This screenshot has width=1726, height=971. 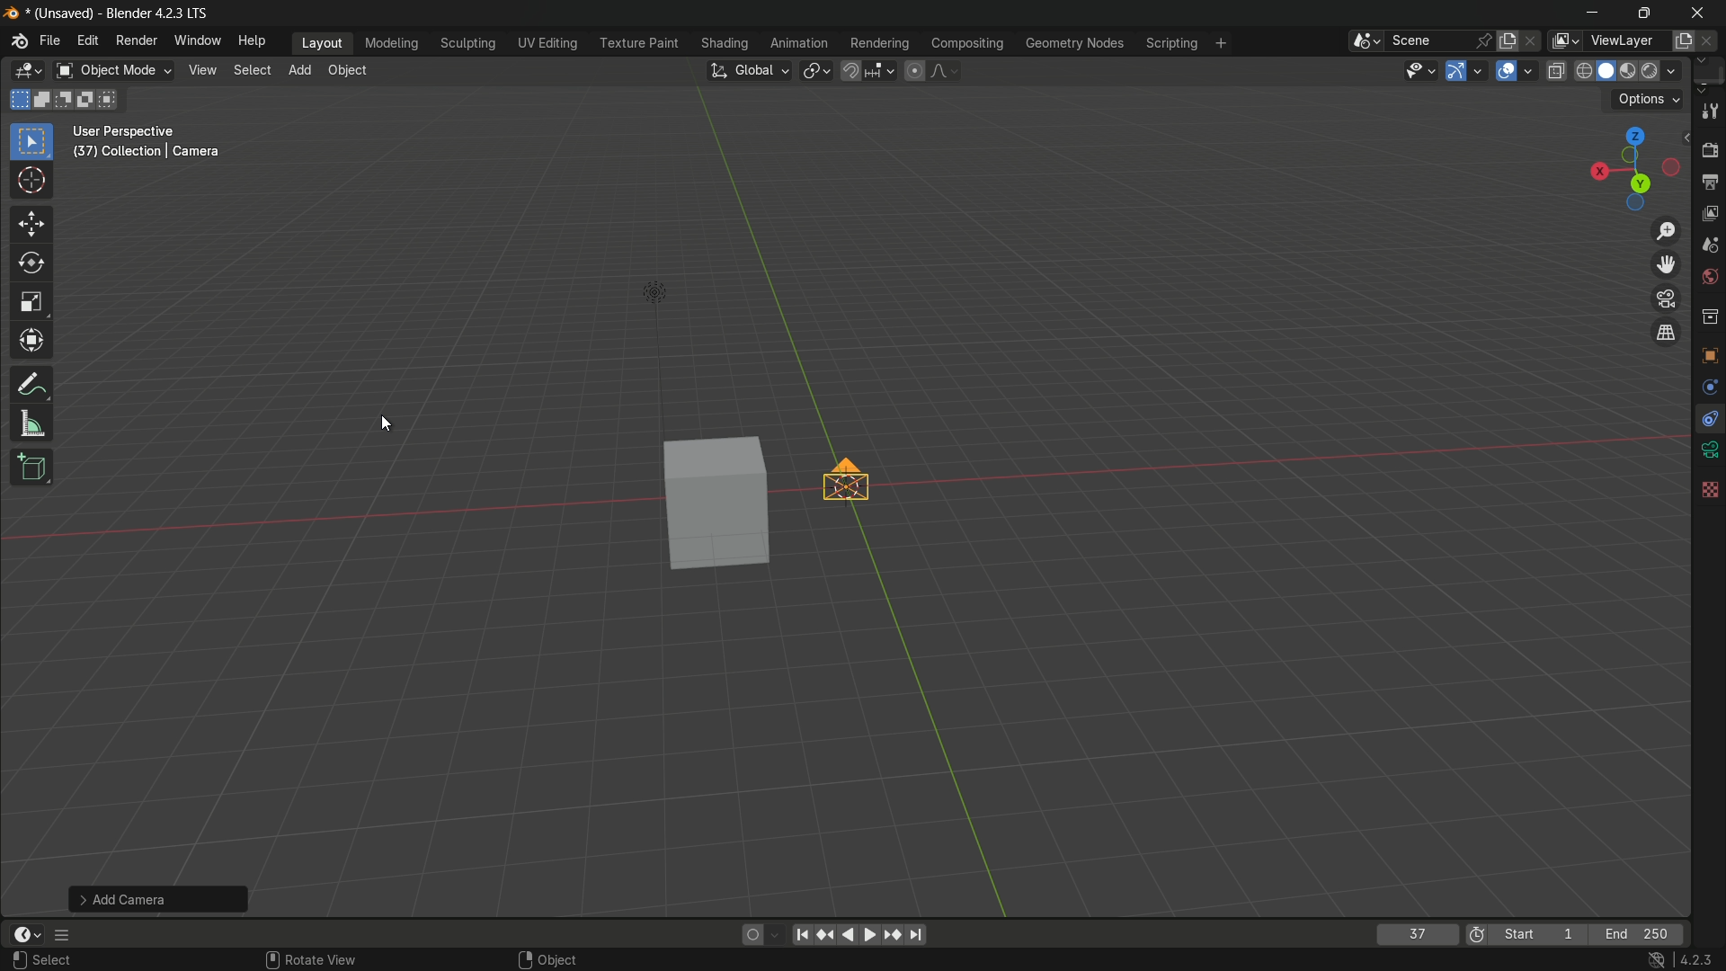 I want to click on logo, so click(x=11, y=11).